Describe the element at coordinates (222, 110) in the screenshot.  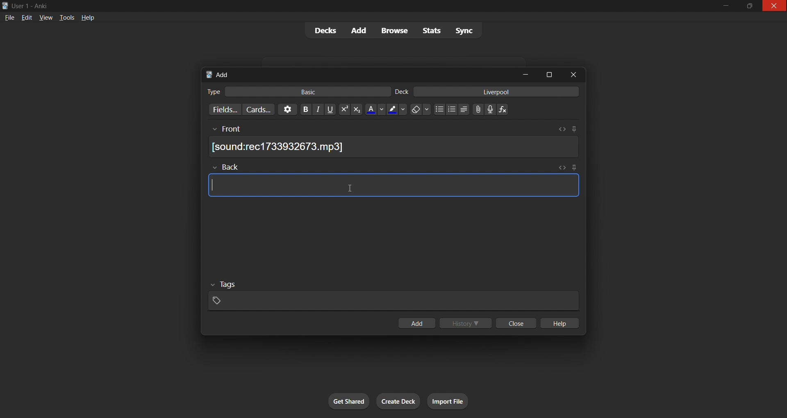
I see `customize fields` at that location.